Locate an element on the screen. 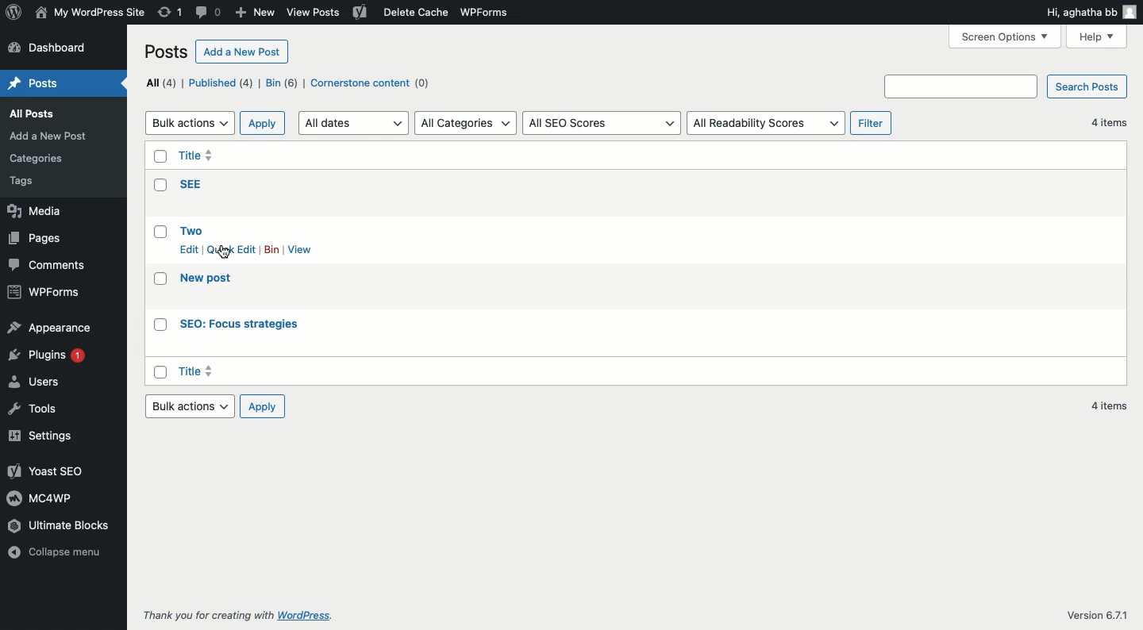 The width and height of the screenshot is (1143, 630). Tools is located at coordinates (33, 412).